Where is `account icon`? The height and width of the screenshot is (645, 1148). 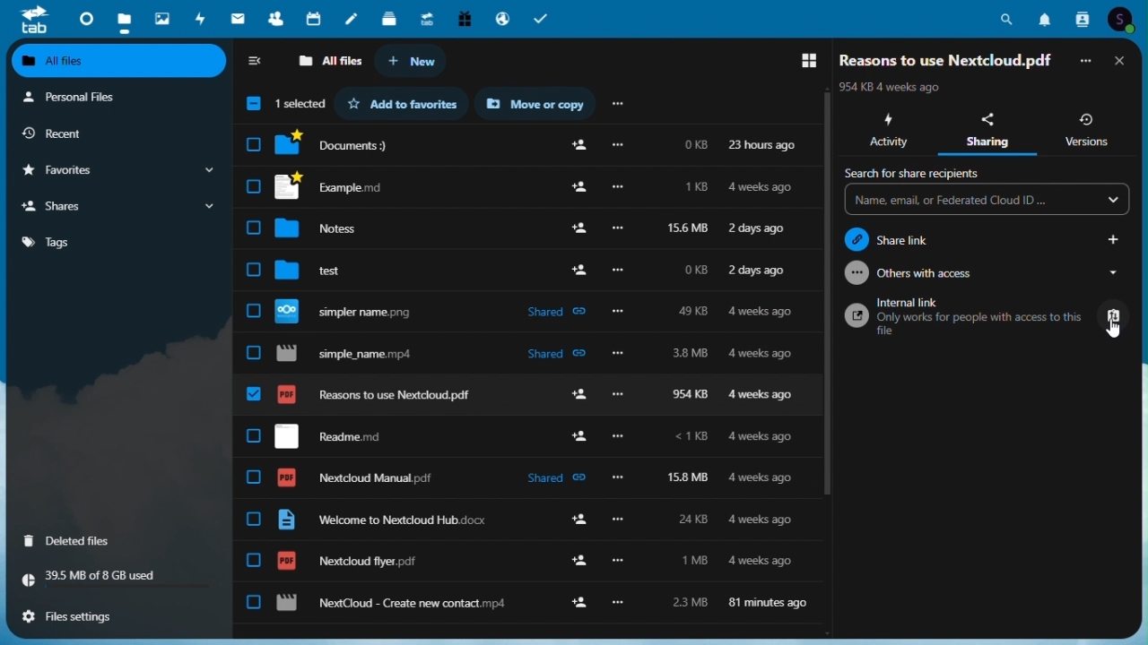
account icon is located at coordinates (1125, 19).